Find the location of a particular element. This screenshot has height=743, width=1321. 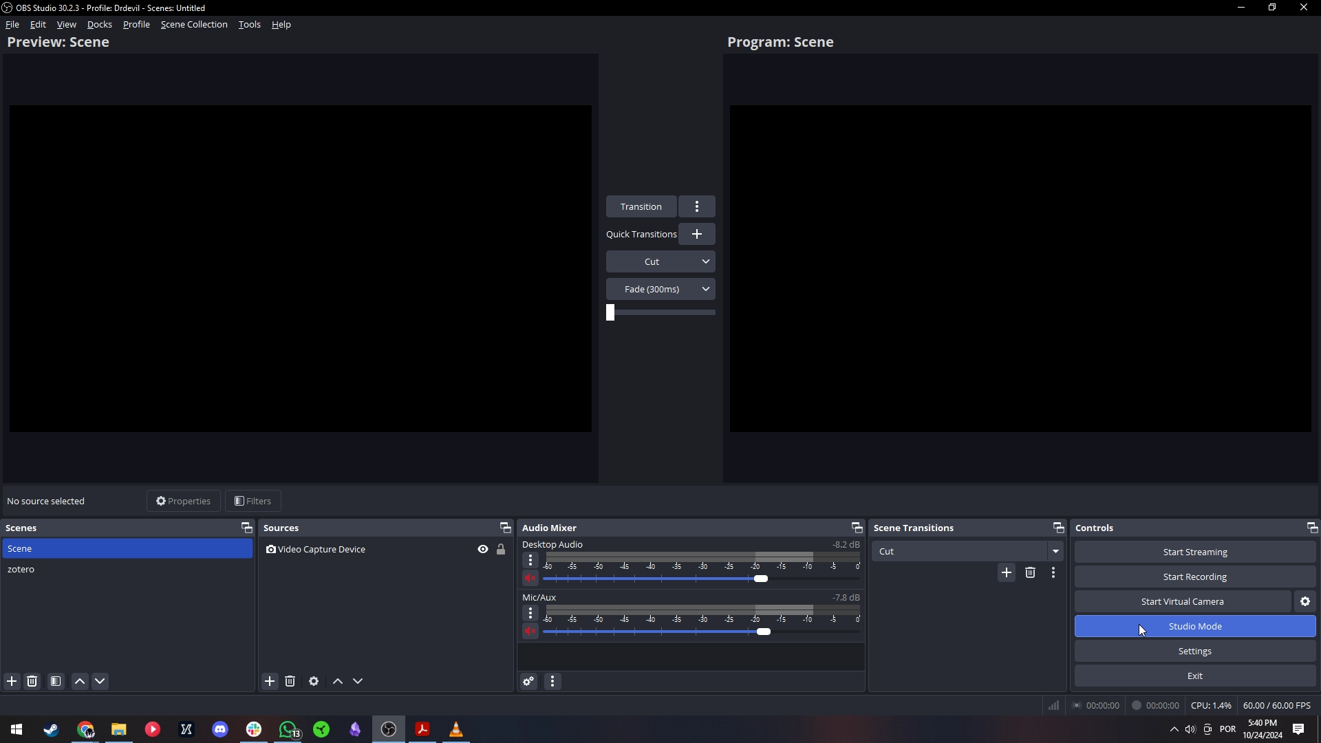

Scene display is located at coordinates (1022, 269).